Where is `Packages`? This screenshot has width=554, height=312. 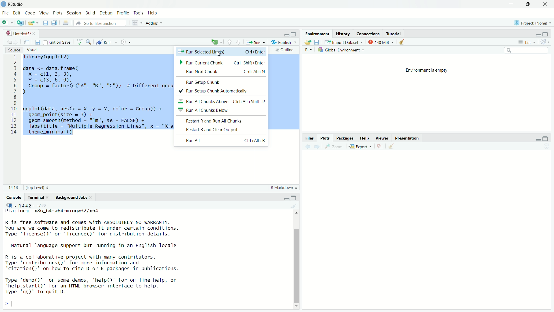
Packages is located at coordinates (346, 138).